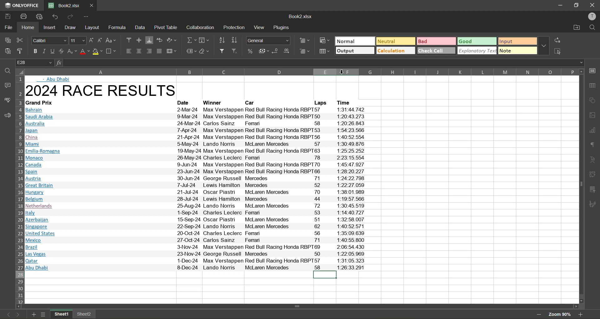 Image resolution: width=600 pixels, height=319 pixels. Describe the element at coordinates (260, 27) in the screenshot. I see `view` at that location.